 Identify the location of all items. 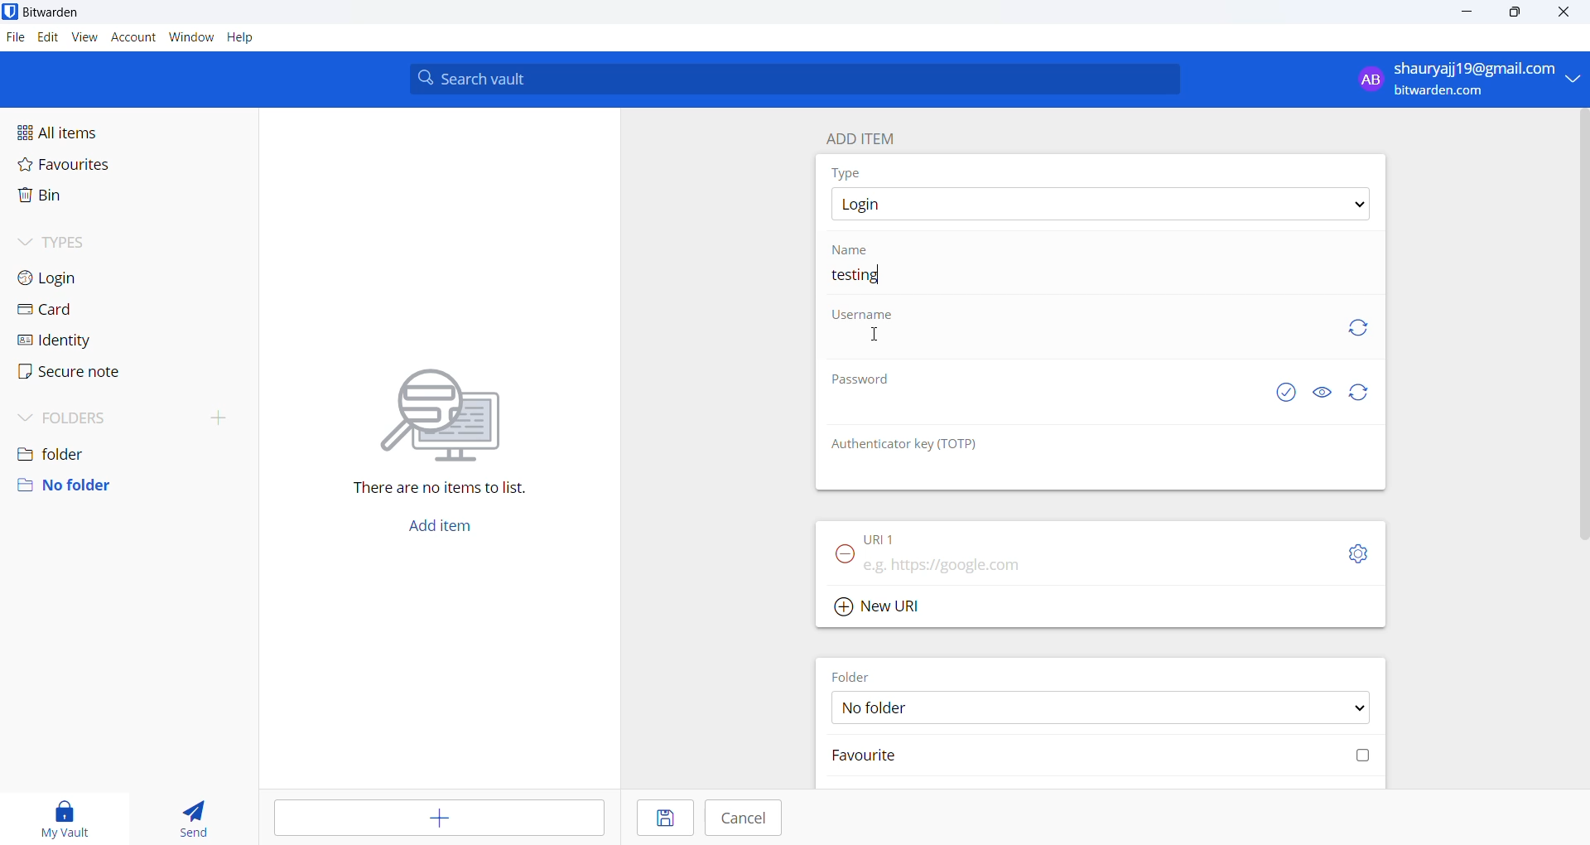
(96, 129).